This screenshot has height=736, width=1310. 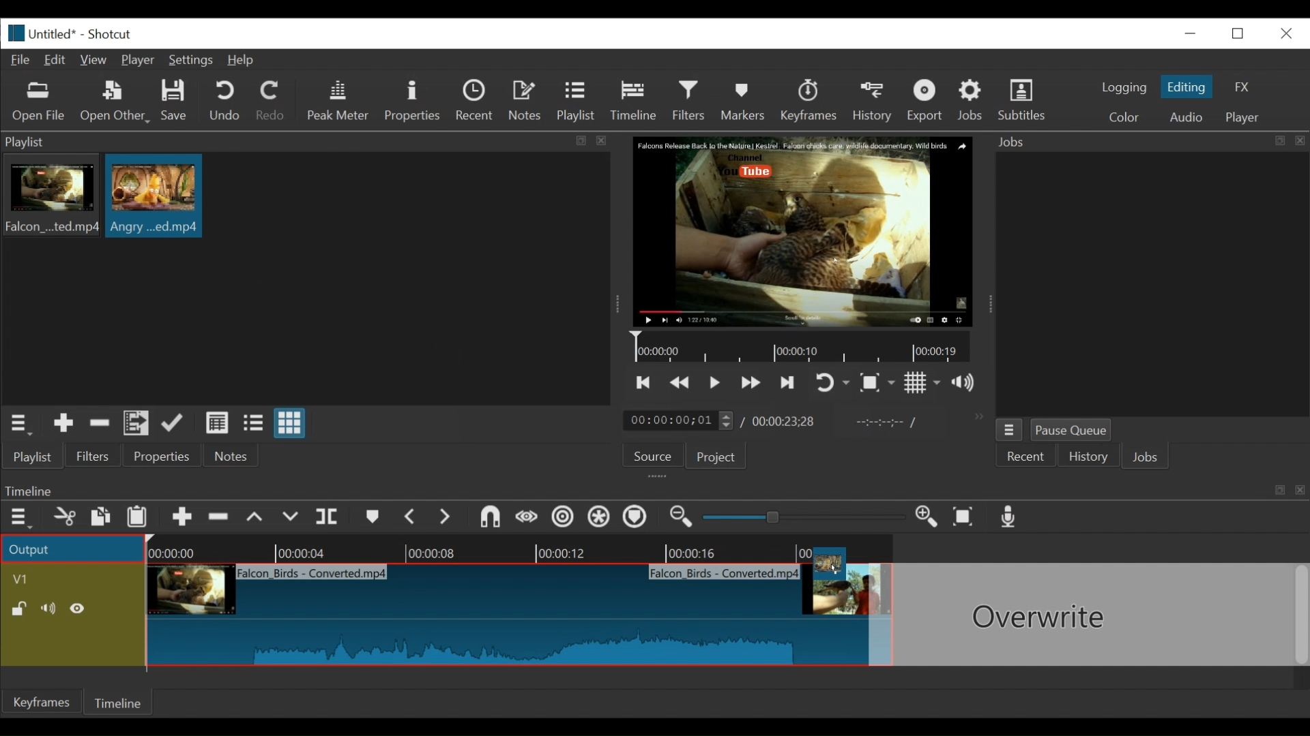 What do you see at coordinates (1088, 459) in the screenshot?
I see `History` at bounding box center [1088, 459].